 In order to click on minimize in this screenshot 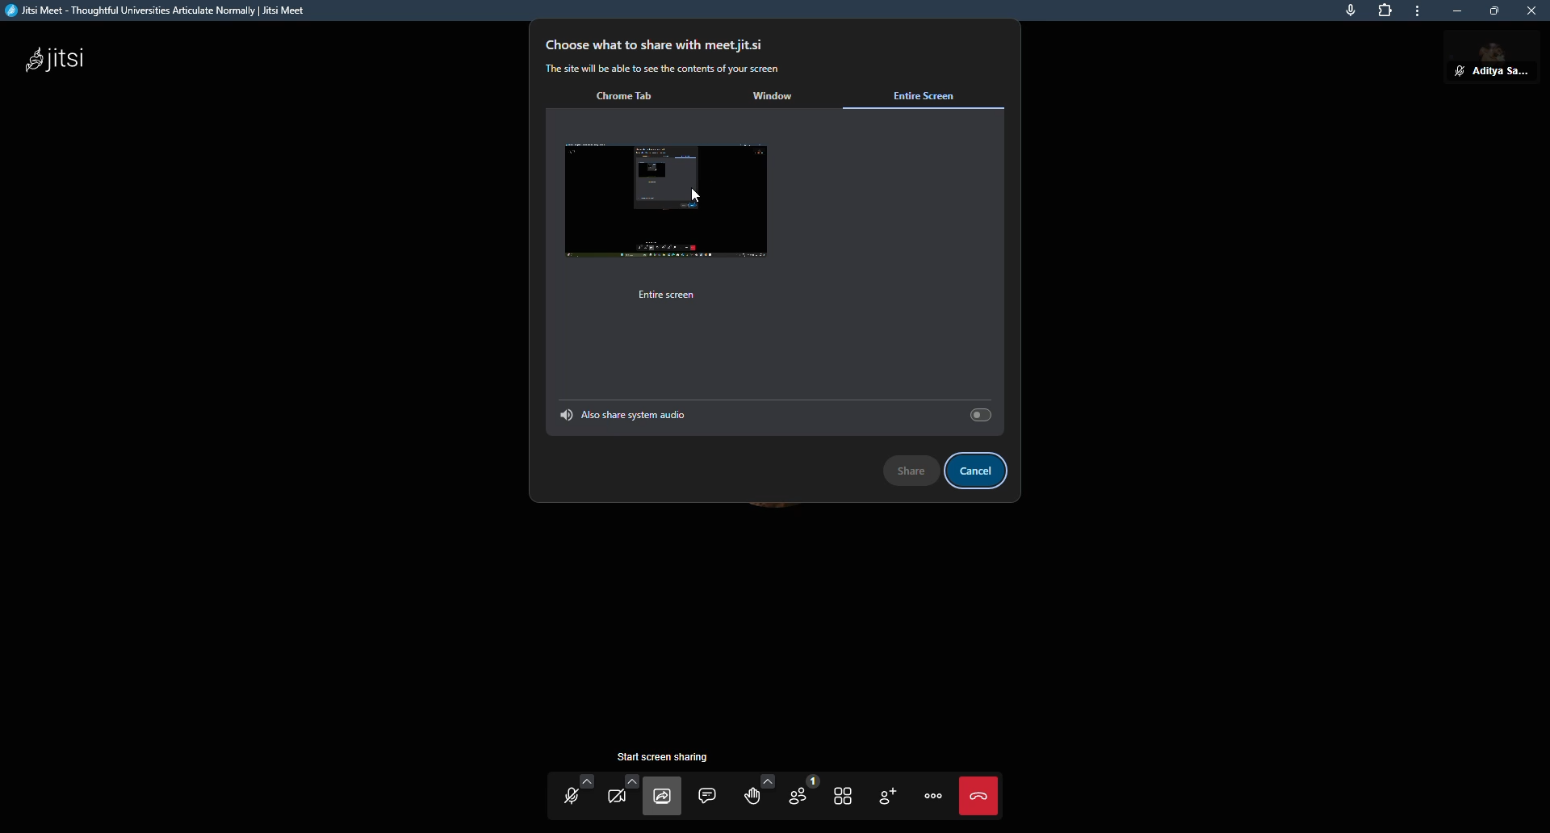, I will do `click(1452, 10)`.